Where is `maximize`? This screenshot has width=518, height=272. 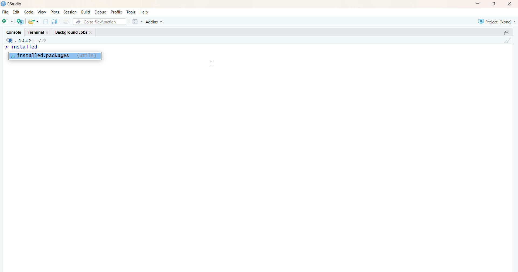 maximize is located at coordinates (493, 4).